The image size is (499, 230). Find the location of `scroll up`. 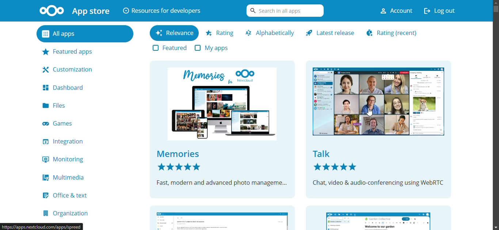

scroll up is located at coordinates (496, 3).